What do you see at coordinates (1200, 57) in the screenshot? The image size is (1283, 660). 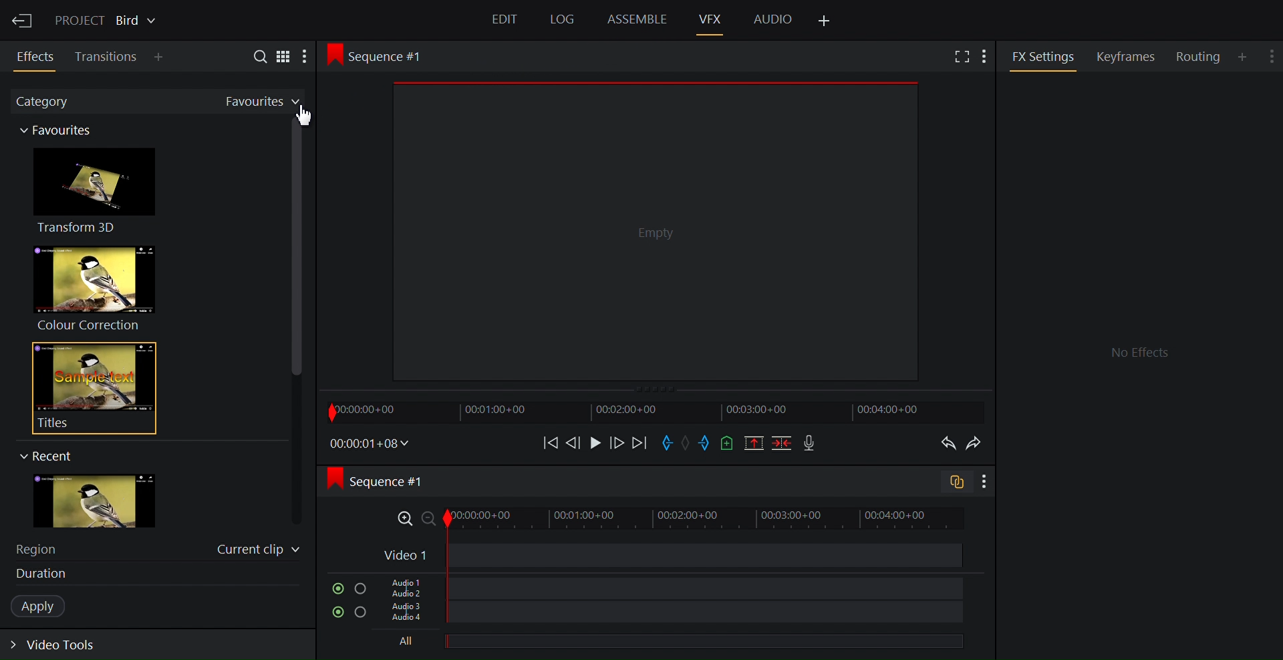 I see `Routing` at bounding box center [1200, 57].